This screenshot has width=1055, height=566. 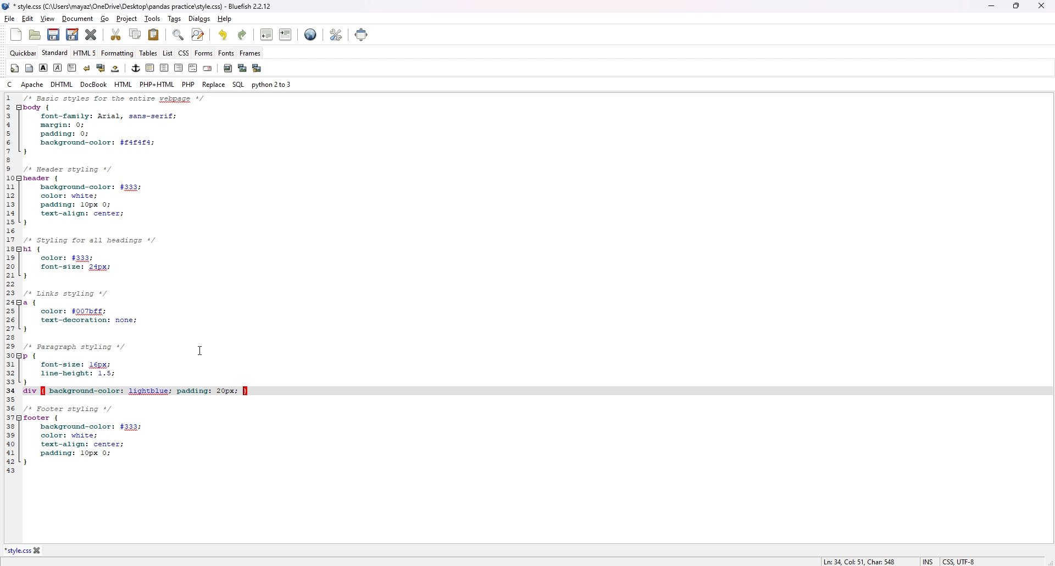 What do you see at coordinates (272, 84) in the screenshot?
I see `python 2 to 3` at bounding box center [272, 84].